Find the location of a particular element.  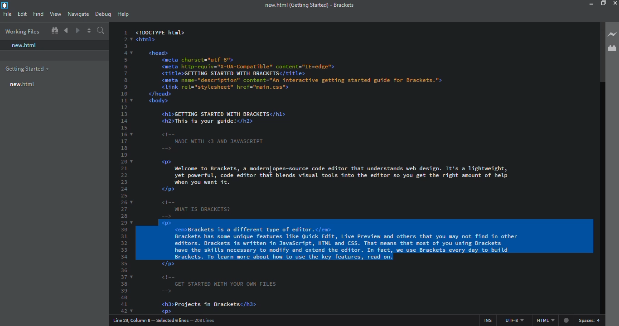

minimize is located at coordinates (587, 5).